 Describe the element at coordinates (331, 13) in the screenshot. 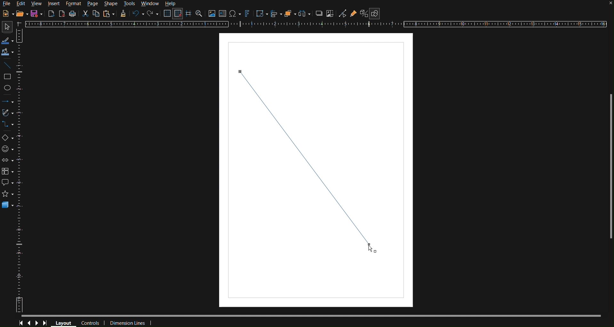

I see `Crop Image` at that location.